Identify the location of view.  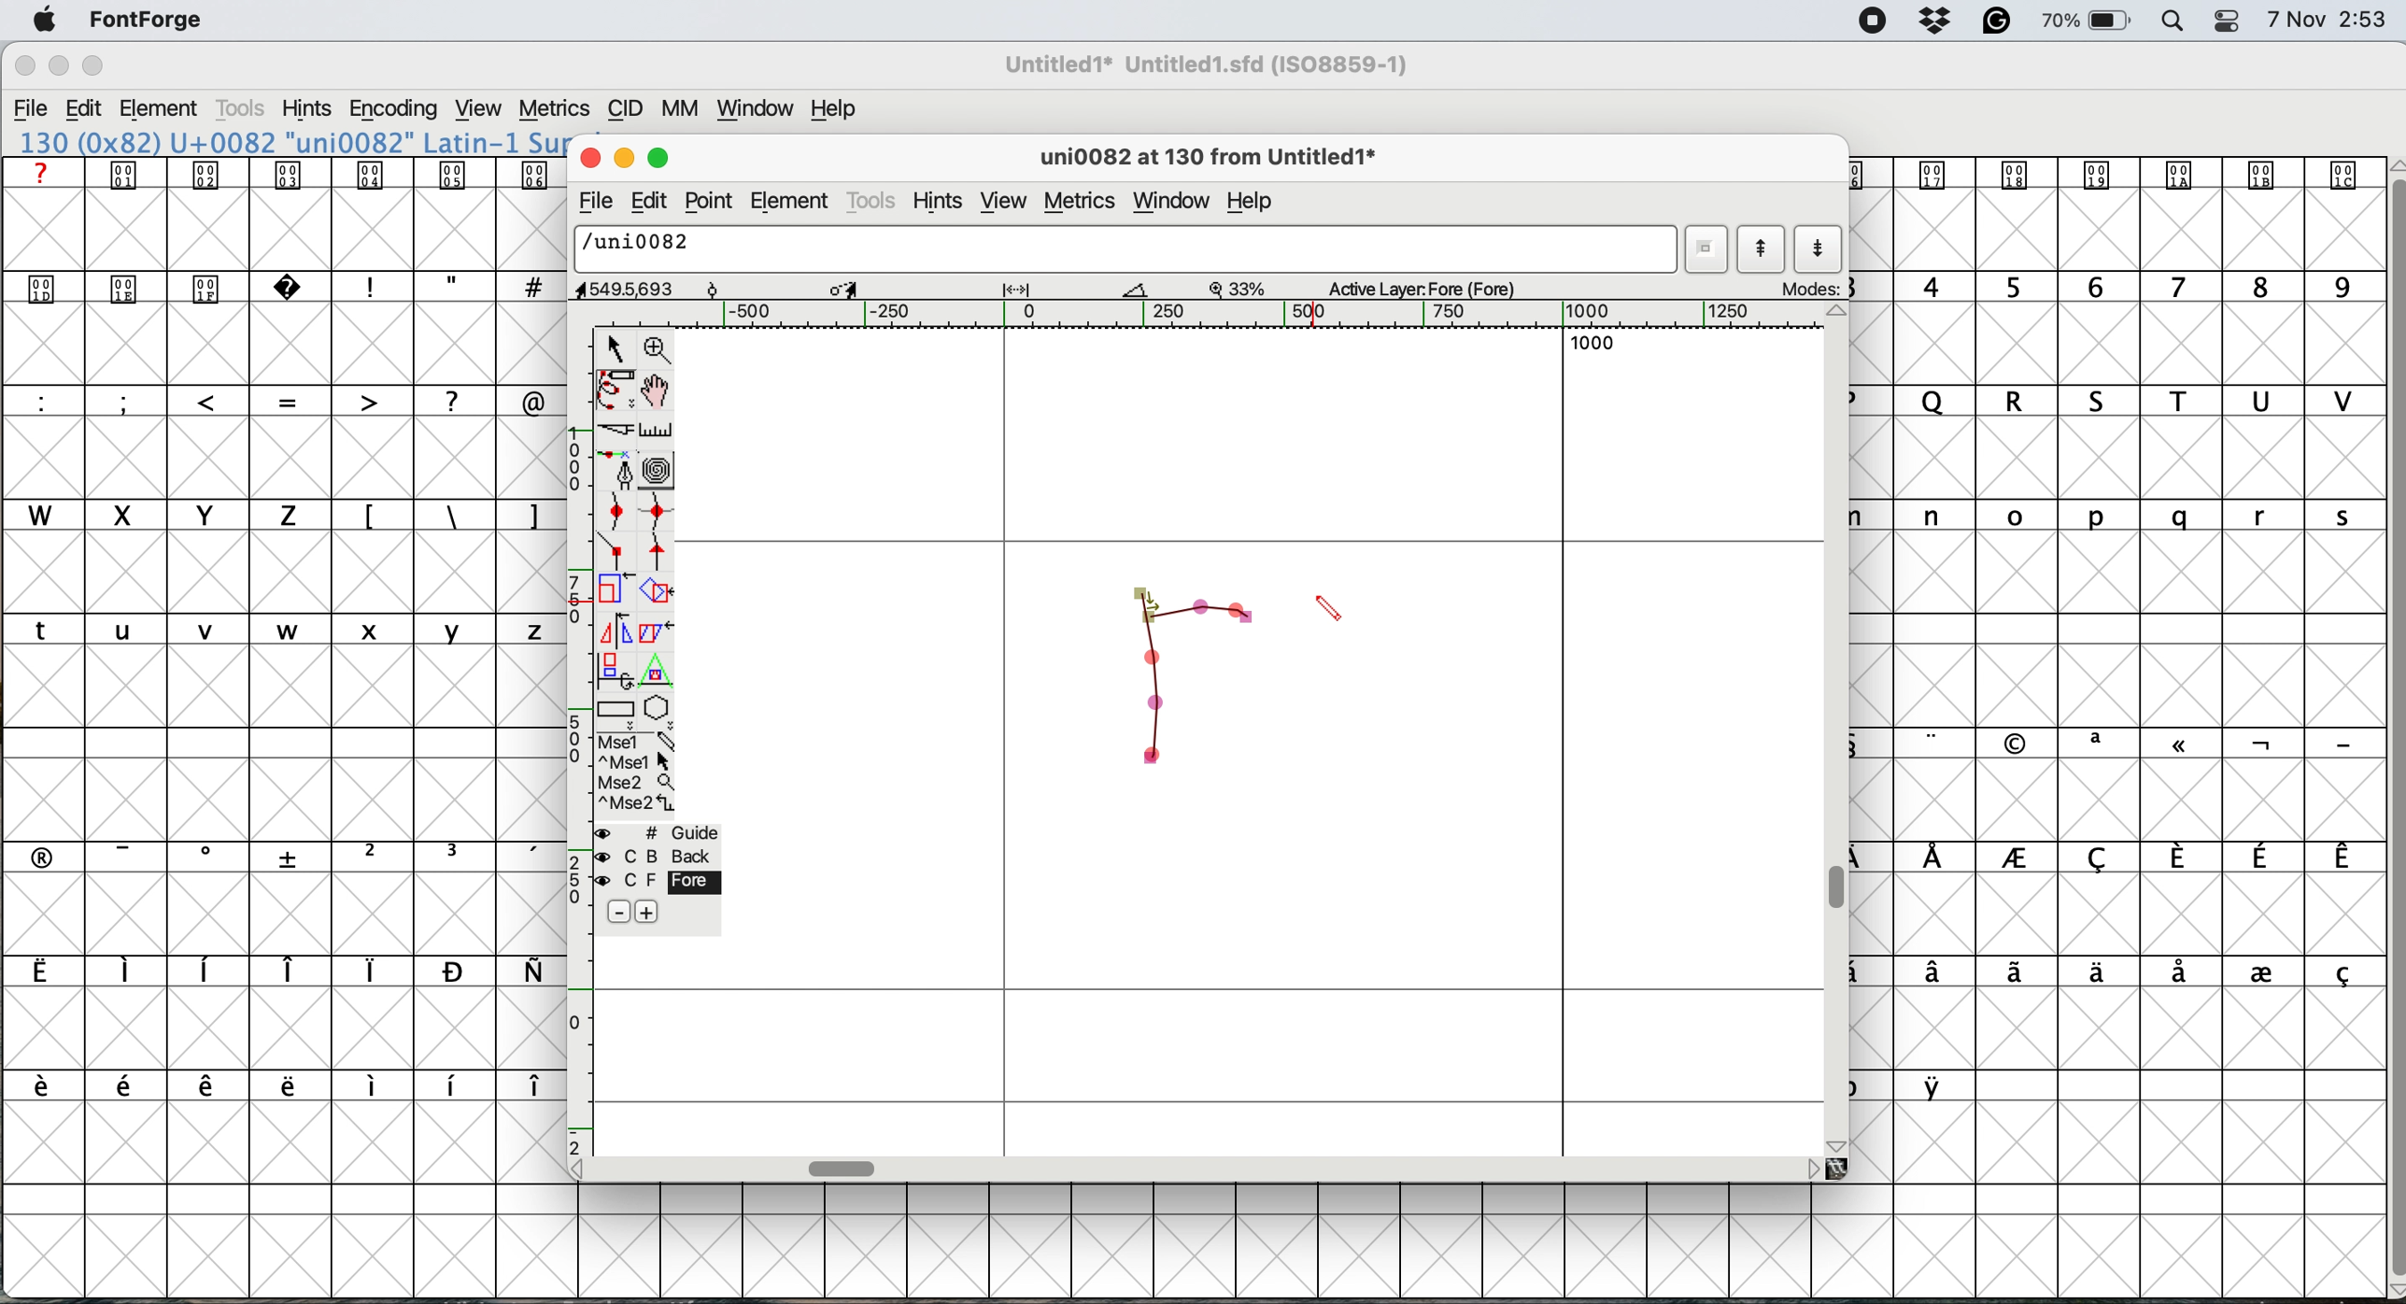
(482, 109).